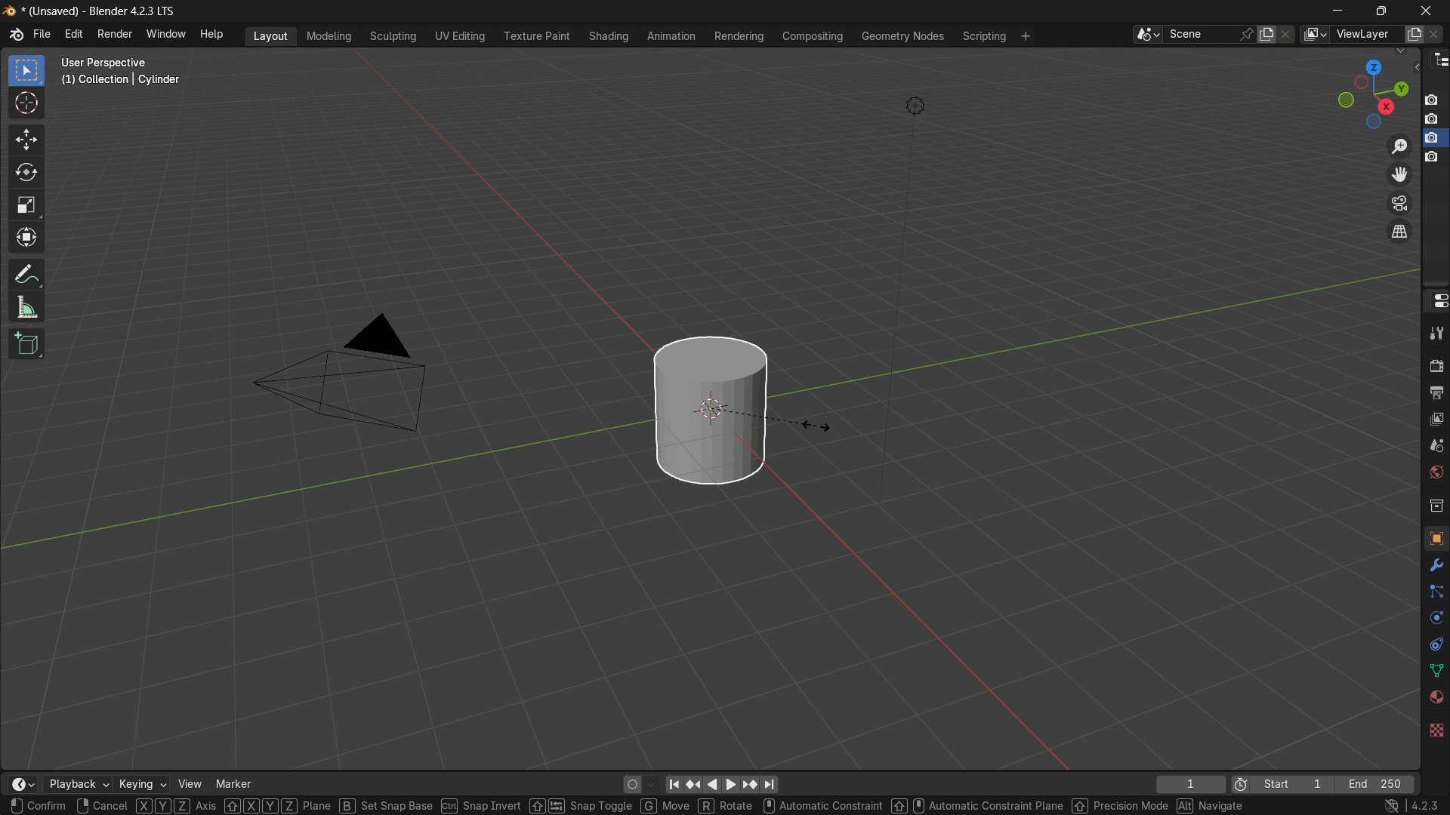 The height and width of the screenshot is (815, 1450). What do you see at coordinates (1289, 35) in the screenshot?
I see `delete scene` at bounding box center [1289, 35].